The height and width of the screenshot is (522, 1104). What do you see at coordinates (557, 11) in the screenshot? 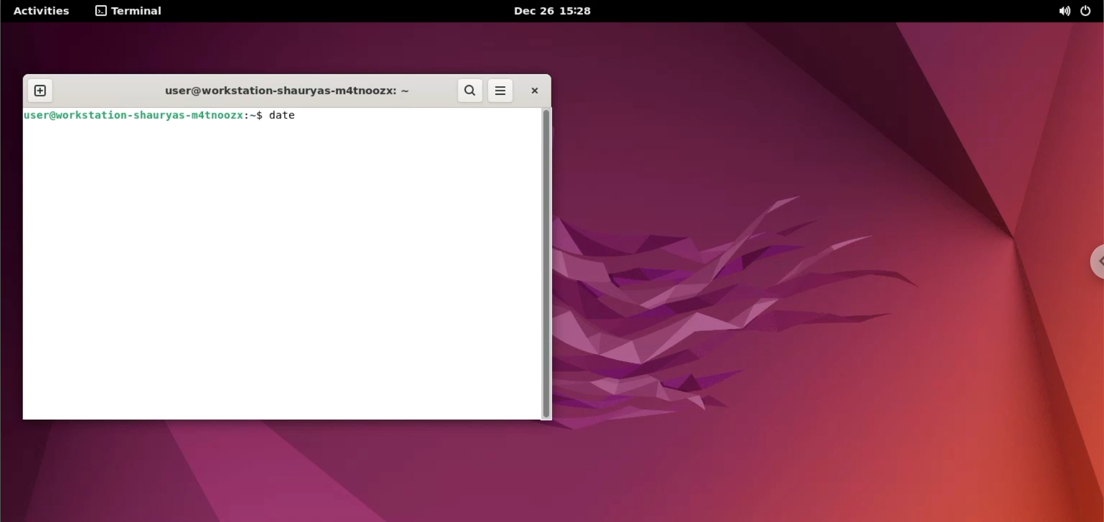
I see `Dec 26 15:28` at bounding box center [557, 11].